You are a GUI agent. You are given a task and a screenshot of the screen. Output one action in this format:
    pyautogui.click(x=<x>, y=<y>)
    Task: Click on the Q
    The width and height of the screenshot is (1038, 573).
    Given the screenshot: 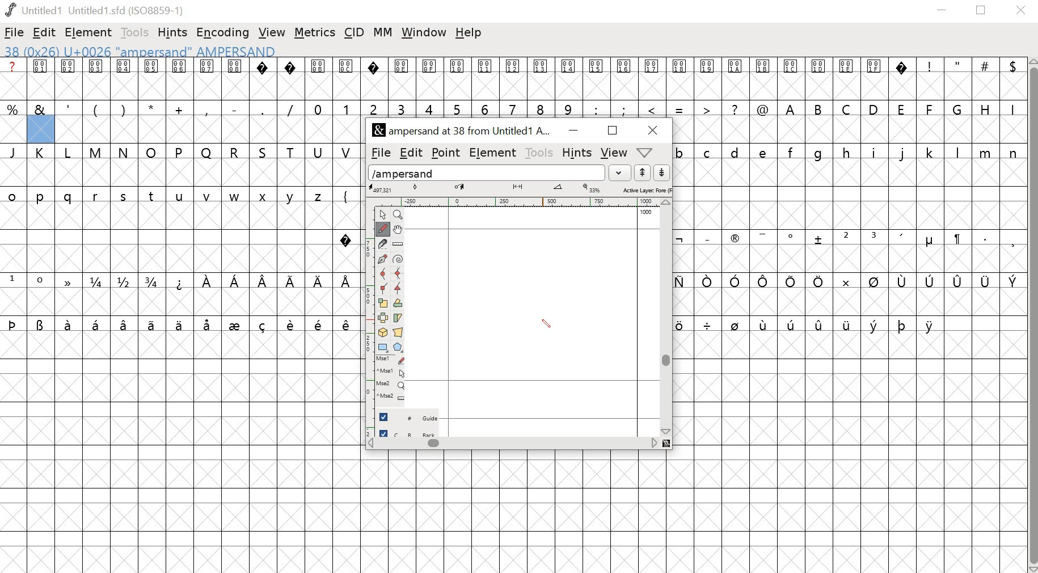 What is the action you would take?
    pyautogui.click(x=206, y=152)
    